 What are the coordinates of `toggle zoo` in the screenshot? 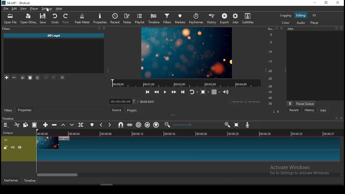 It's located at (205, 92).